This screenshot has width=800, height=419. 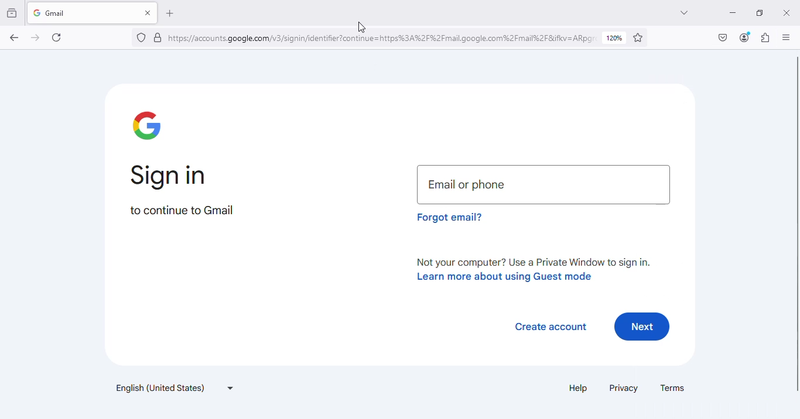 What do you see at coordinates (765, 37) in the screenshot?
I see `extensions` at bounding box center [765, 37].